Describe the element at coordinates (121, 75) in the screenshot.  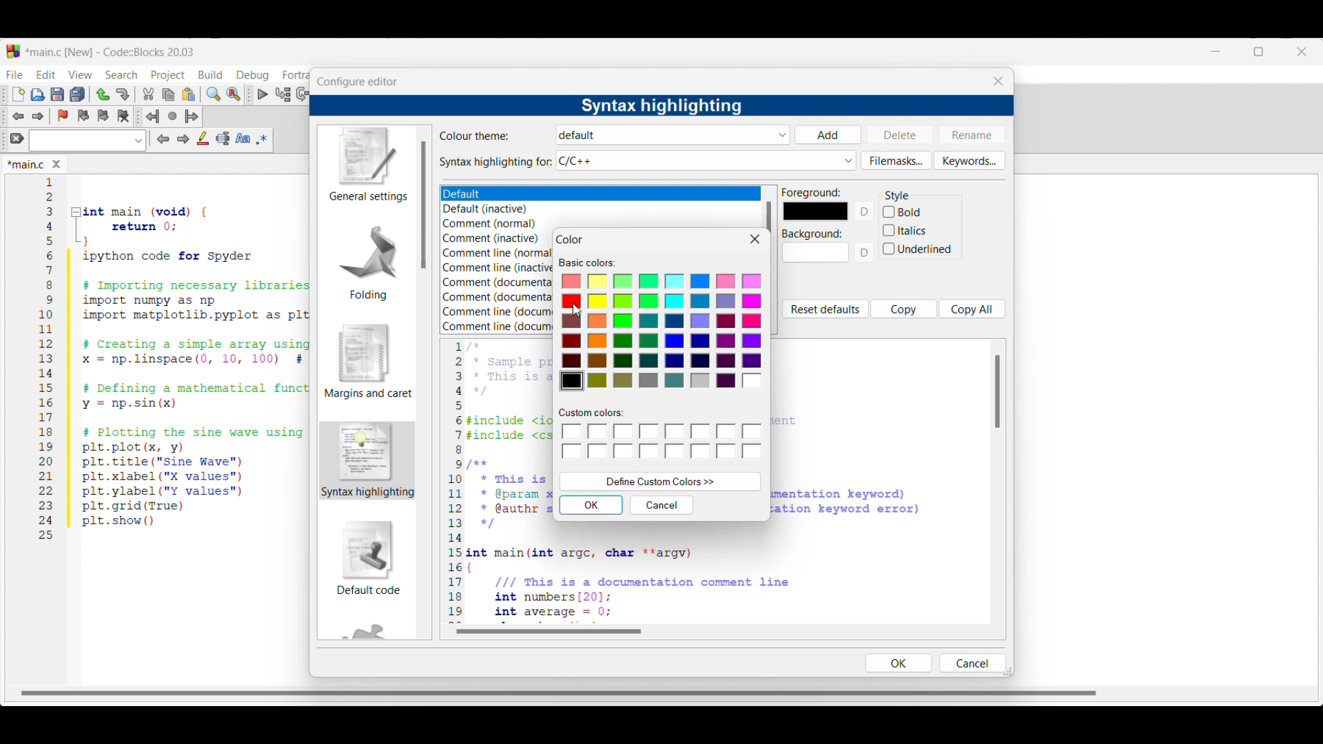
I see `Search menu` at that location.